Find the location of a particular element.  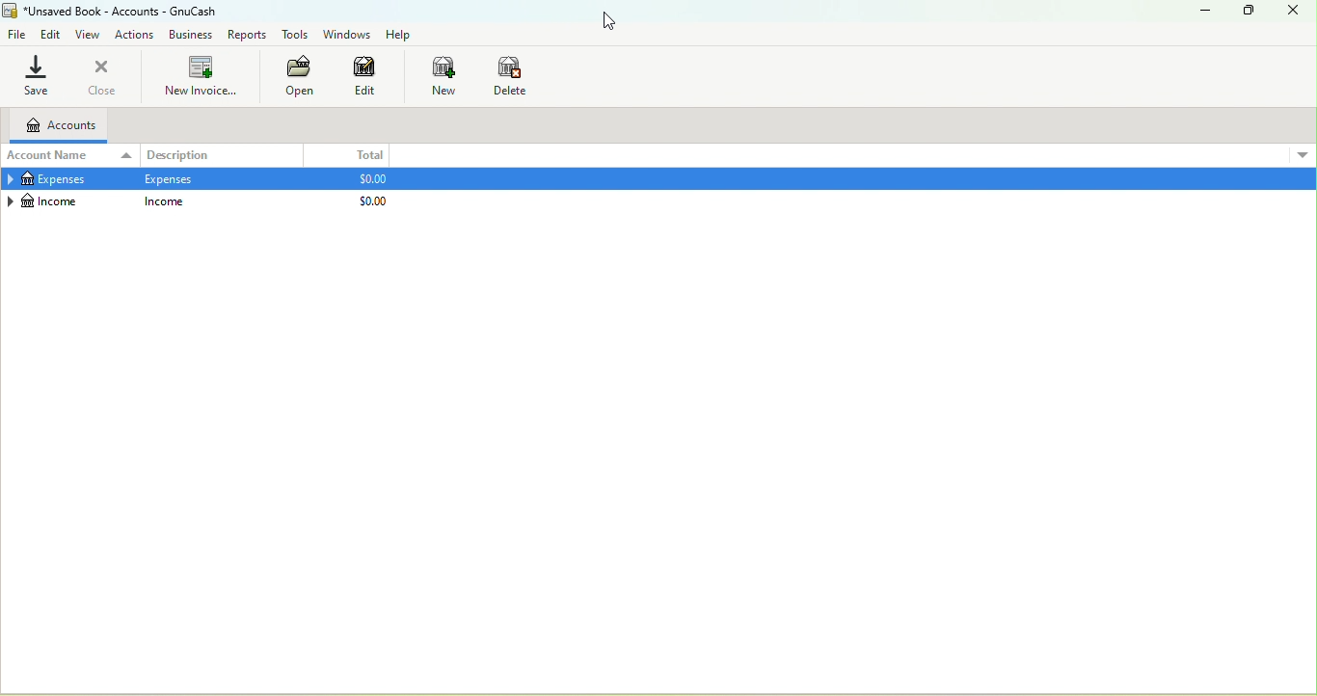

Edit is located at coordinates (51, 35).